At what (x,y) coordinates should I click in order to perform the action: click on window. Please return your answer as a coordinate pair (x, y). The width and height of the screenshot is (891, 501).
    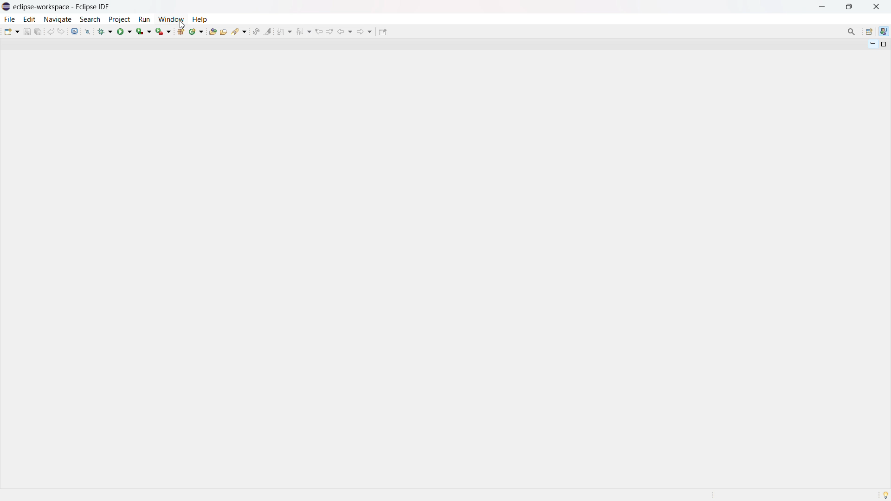
    Looking at the image, I should click on (171, 19).